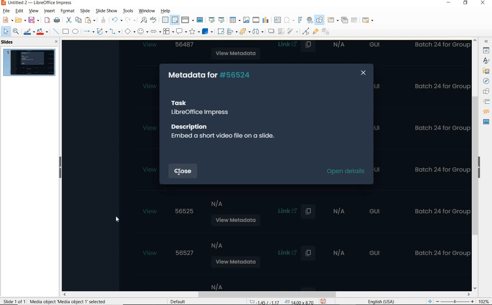 The height and width of the screenshot is (305, 492). Describe the element at coordinates (320, 20) in the screenshot. I see `SHOW DRAW FUNCTIONS` at that location.